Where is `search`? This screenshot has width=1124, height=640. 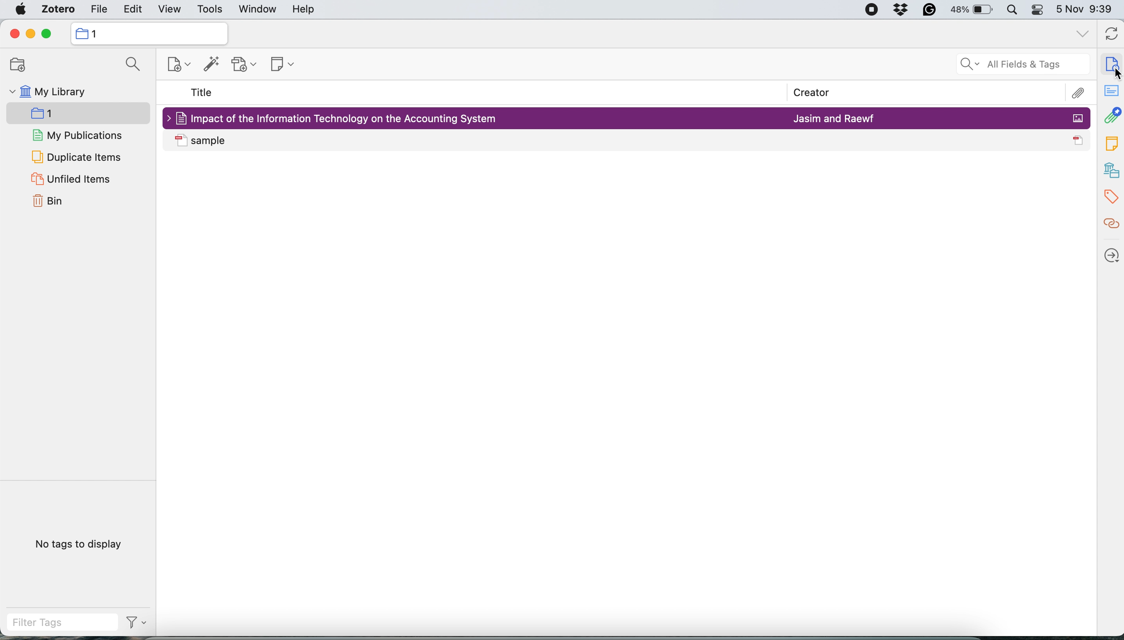
search is located at coordinates (131, 64).